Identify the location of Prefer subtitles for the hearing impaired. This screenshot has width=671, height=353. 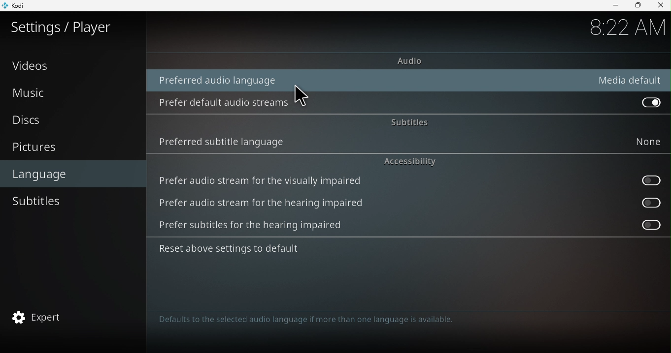
(262, 227).